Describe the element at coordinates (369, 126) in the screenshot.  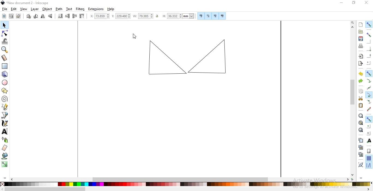
I see `snap centers of objects` at that location.